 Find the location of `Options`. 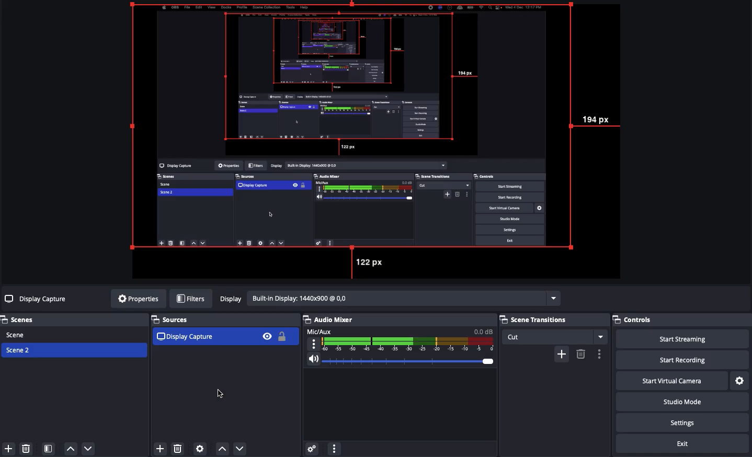

Options is located at coordinates (335, 448).